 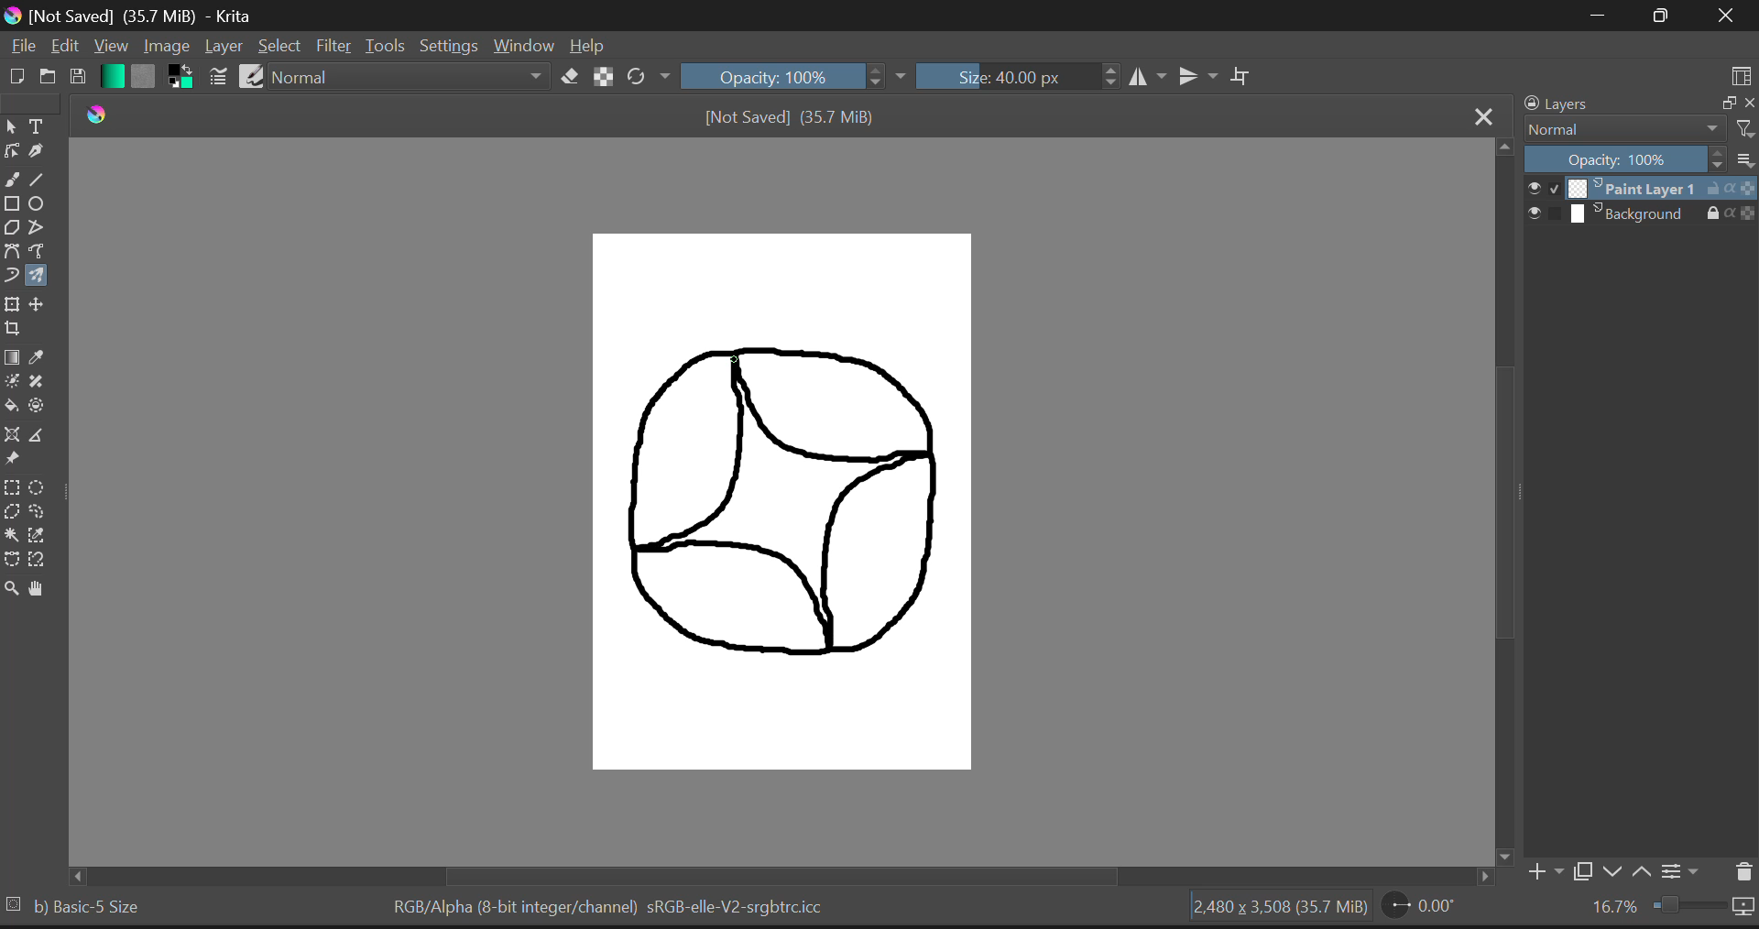 I want to click on Pan, so click(x=40, y=590).